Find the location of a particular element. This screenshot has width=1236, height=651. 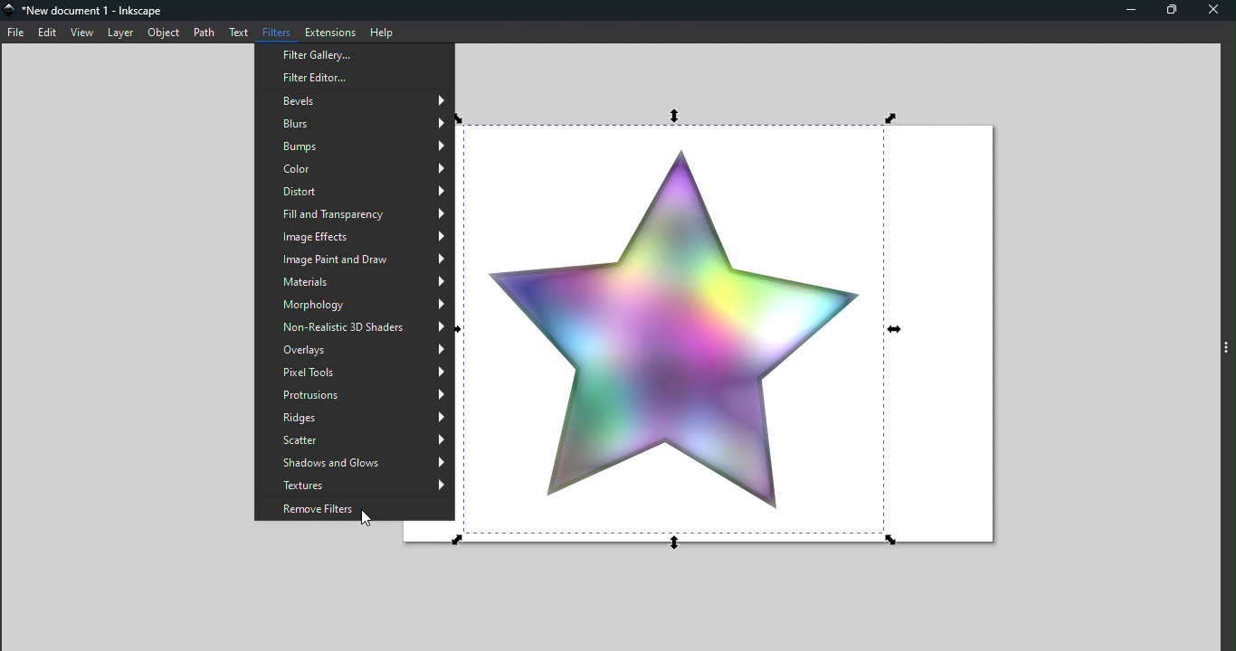

Image effects is located at coordinates (353, 240).